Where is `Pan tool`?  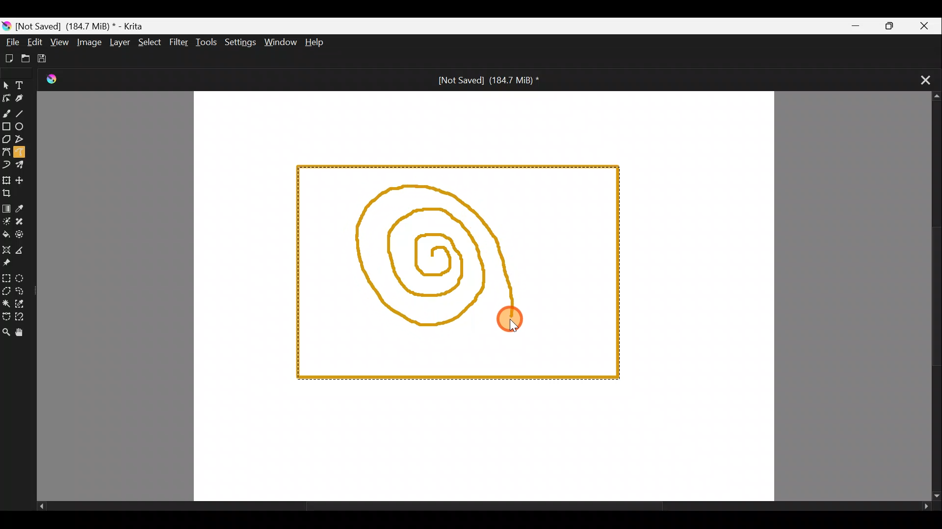 Pan tool is located at coordinates (25, 334).